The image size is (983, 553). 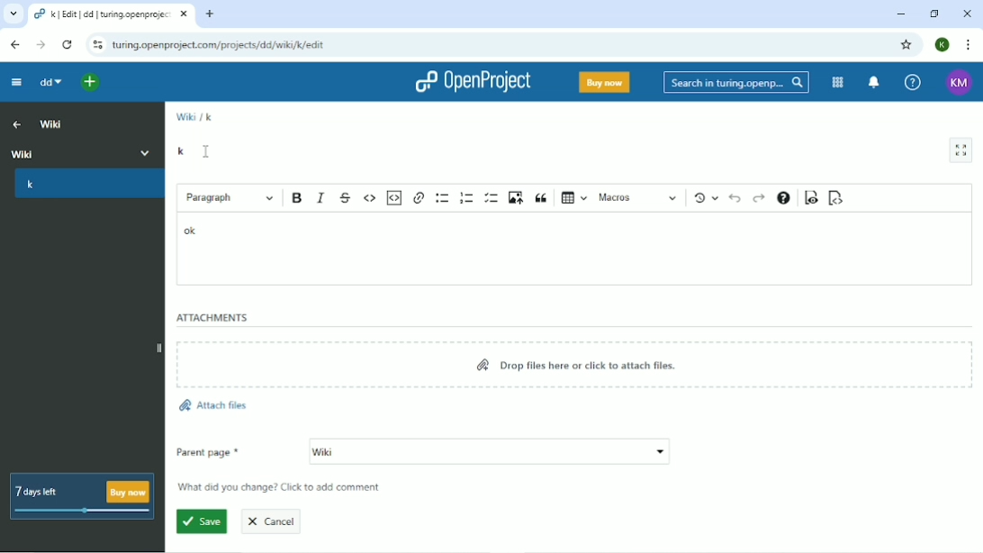 I want to click on ok, so click(x=192, y=231).